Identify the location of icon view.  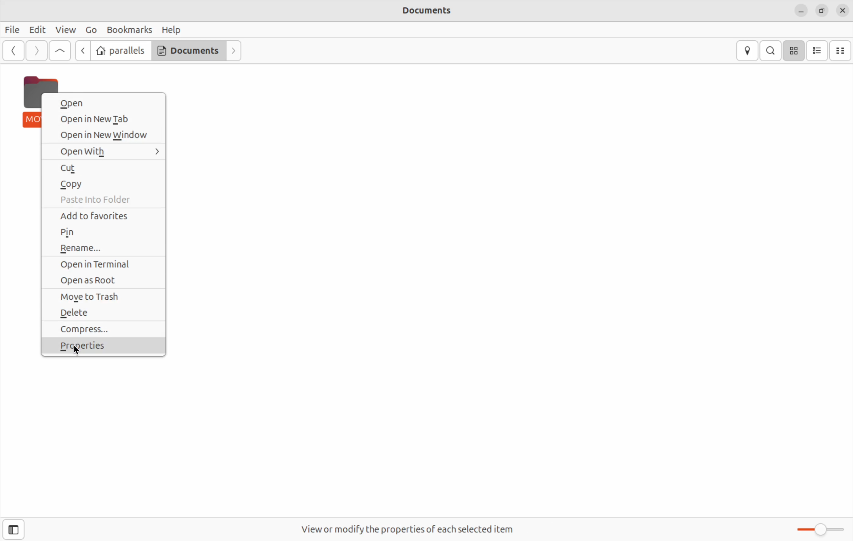
(794, 50).